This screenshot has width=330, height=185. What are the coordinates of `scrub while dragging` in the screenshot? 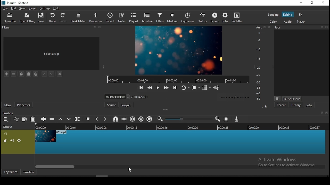 It's located at (125, 119).